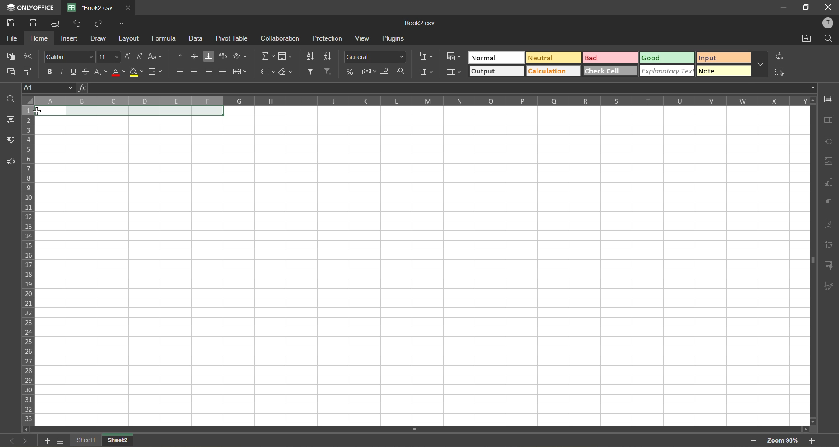  What do you see at coordinates (786, 440) in the screenshot?
I see `zoom factor` at bounding box center [786, 440].